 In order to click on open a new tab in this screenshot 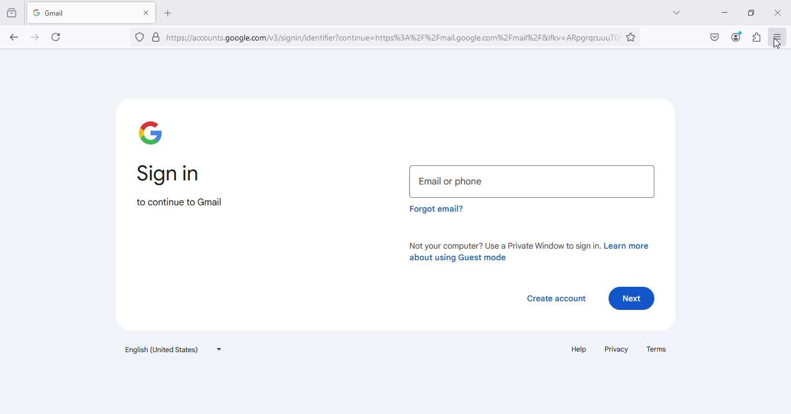, I will do `click(167, 13)`.